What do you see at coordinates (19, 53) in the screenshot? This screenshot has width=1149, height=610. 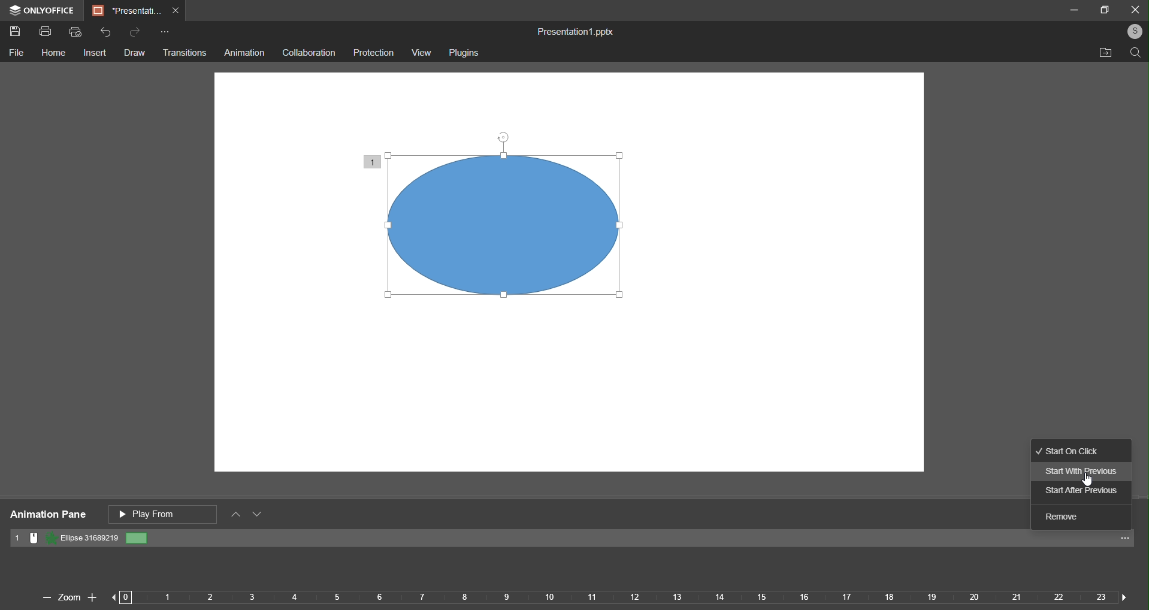 I see `File` at bounding box center [19, 53].